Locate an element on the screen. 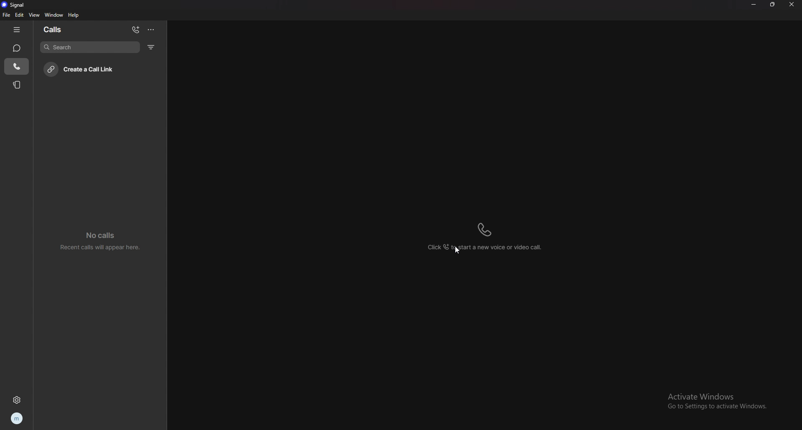 This screenshot has height=430, width=802. signal is located at coordinates (21, 5).